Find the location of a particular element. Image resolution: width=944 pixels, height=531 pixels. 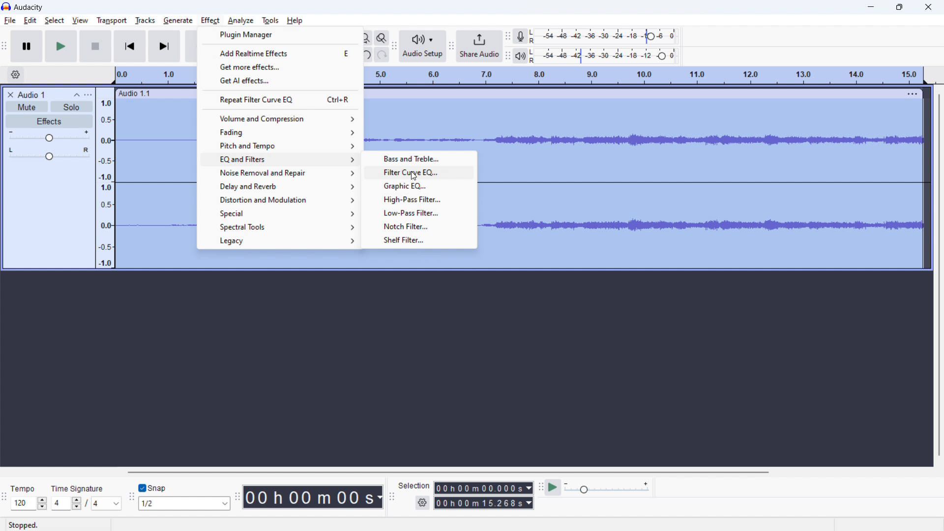

00h00m15.268s(end time) is located at coordinates (483, 503).